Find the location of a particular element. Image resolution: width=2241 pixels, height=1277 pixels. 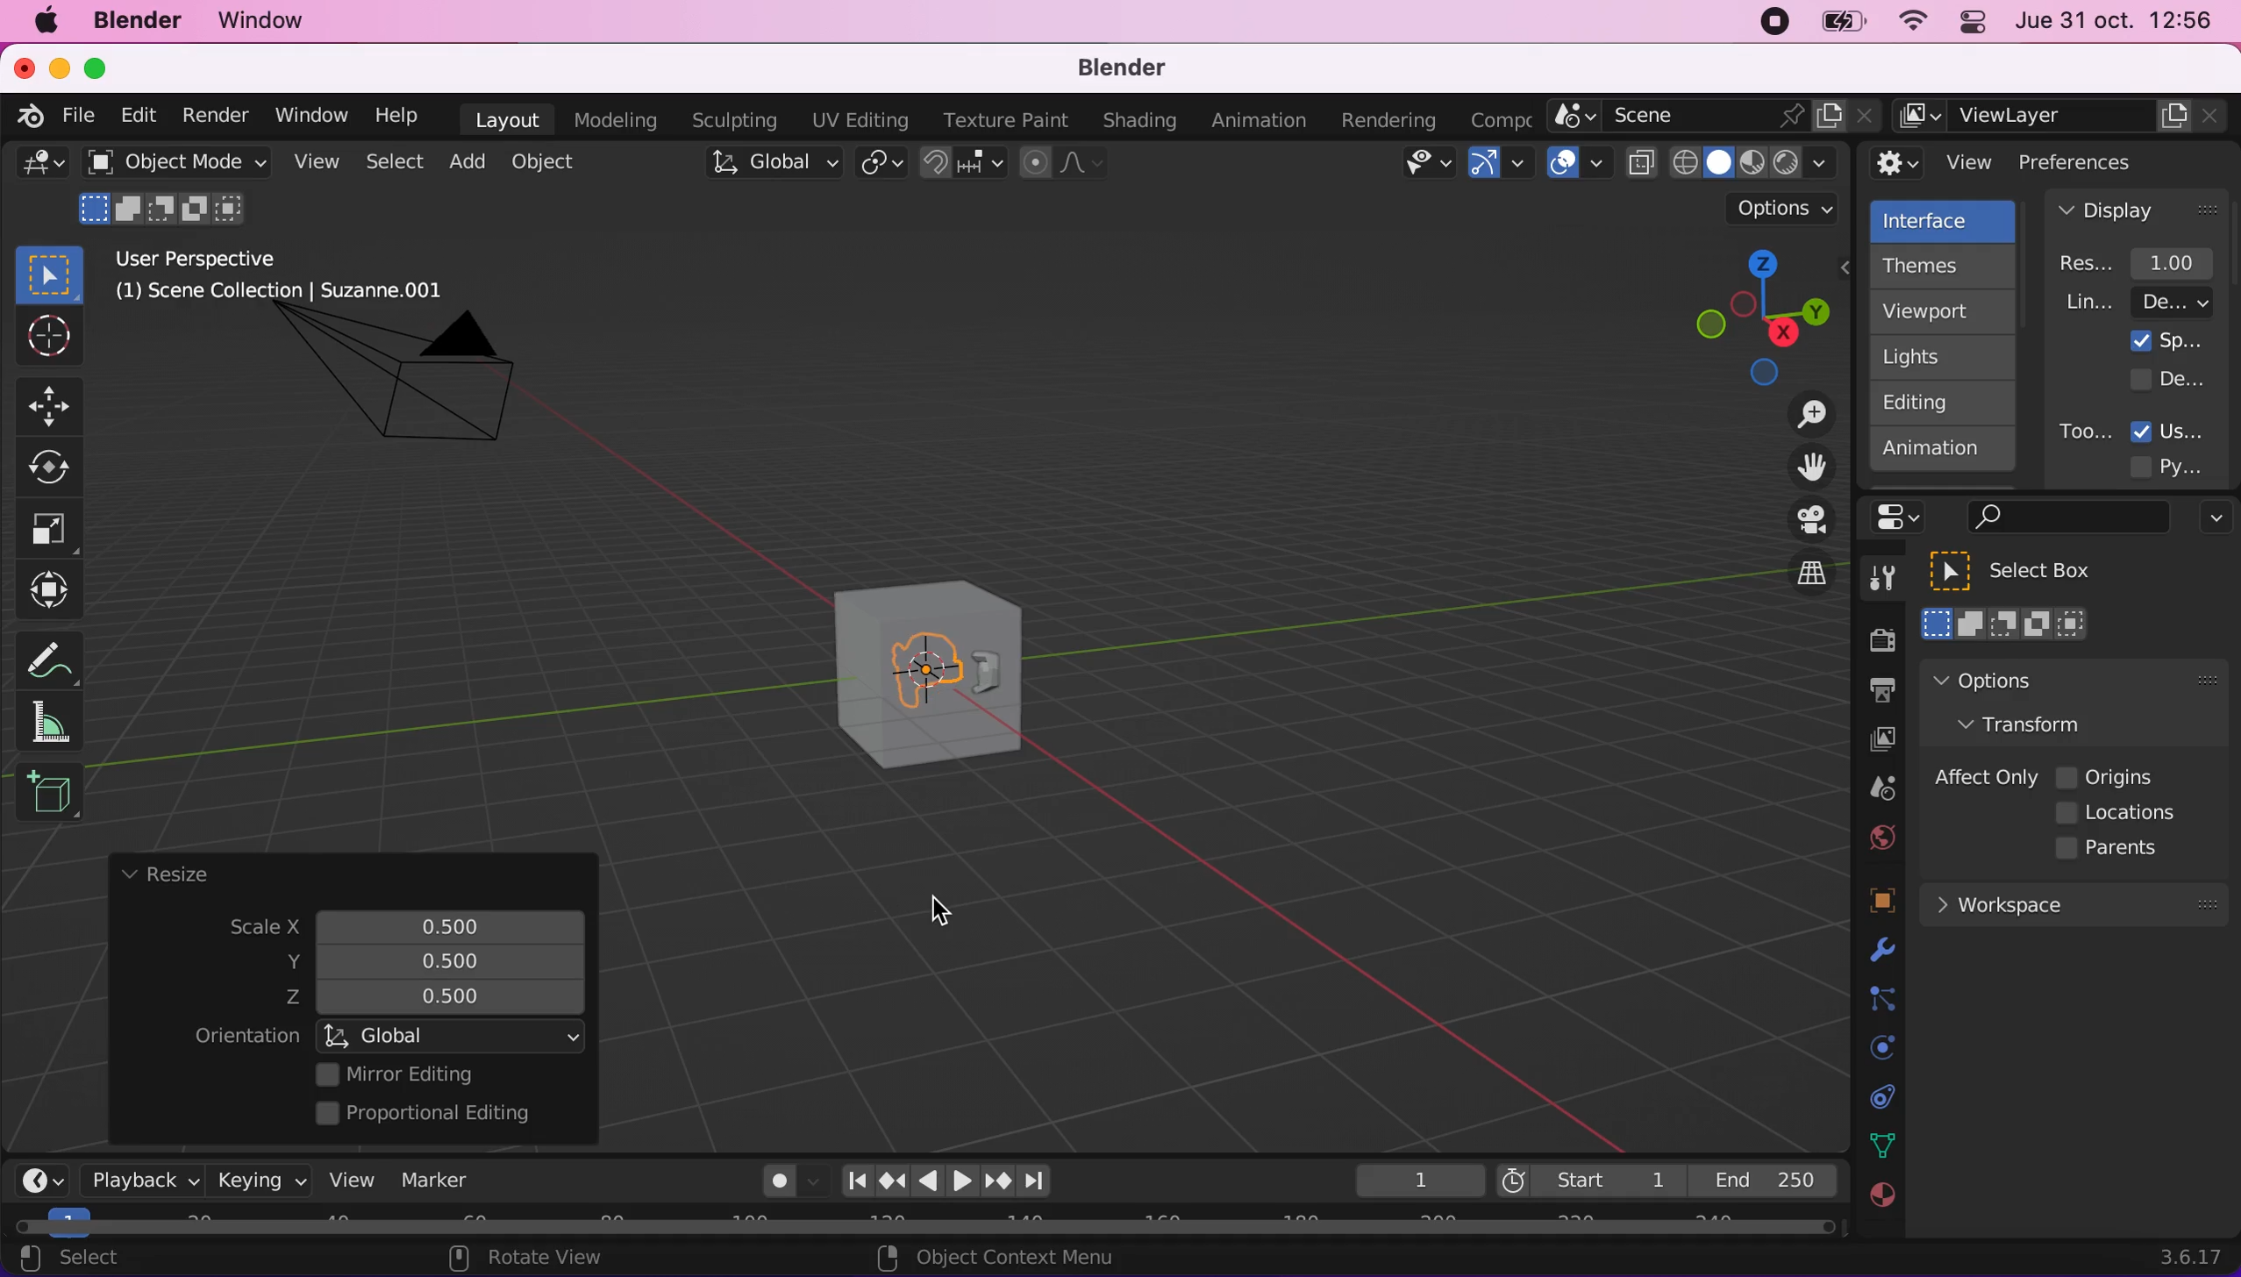

select is located at coordinates (89, 1259).